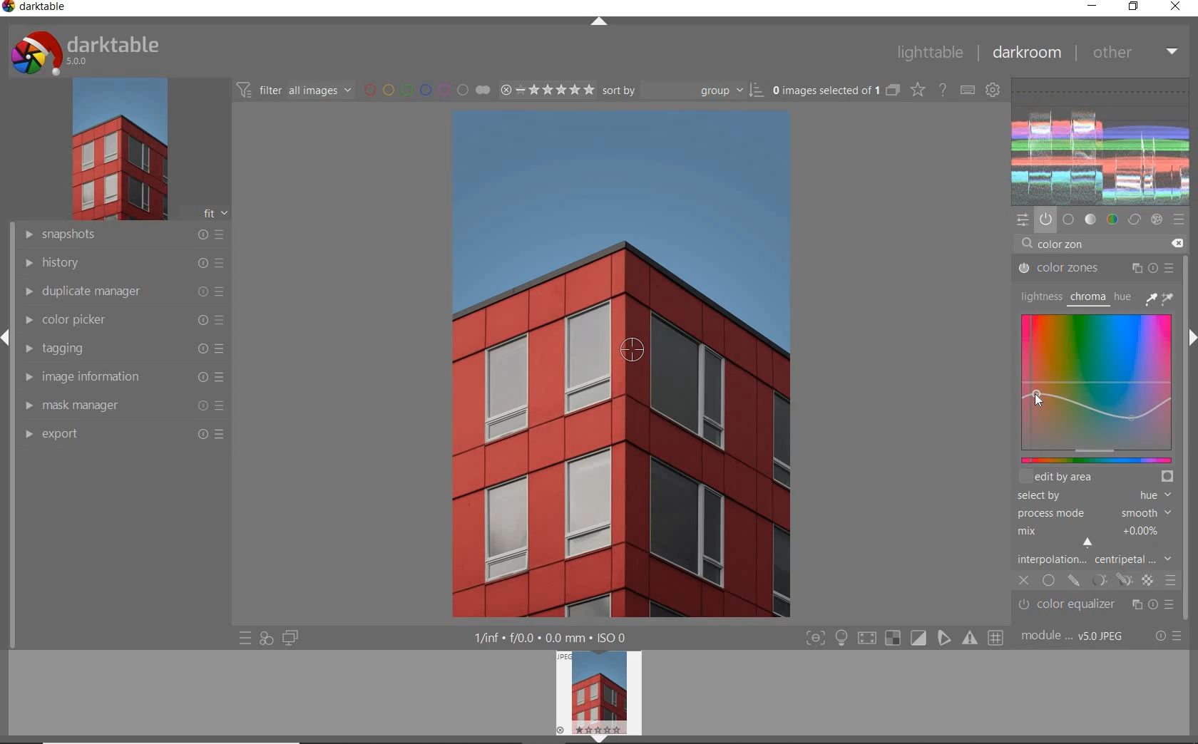  I want to click on guides overlay, so click(943, 639).